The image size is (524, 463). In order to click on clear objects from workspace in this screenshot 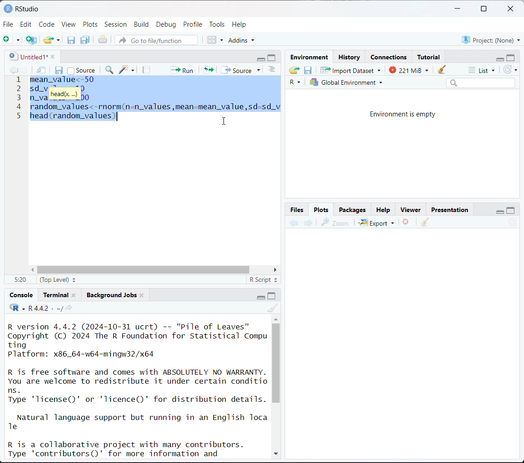, I will do `click(439, 68)`.